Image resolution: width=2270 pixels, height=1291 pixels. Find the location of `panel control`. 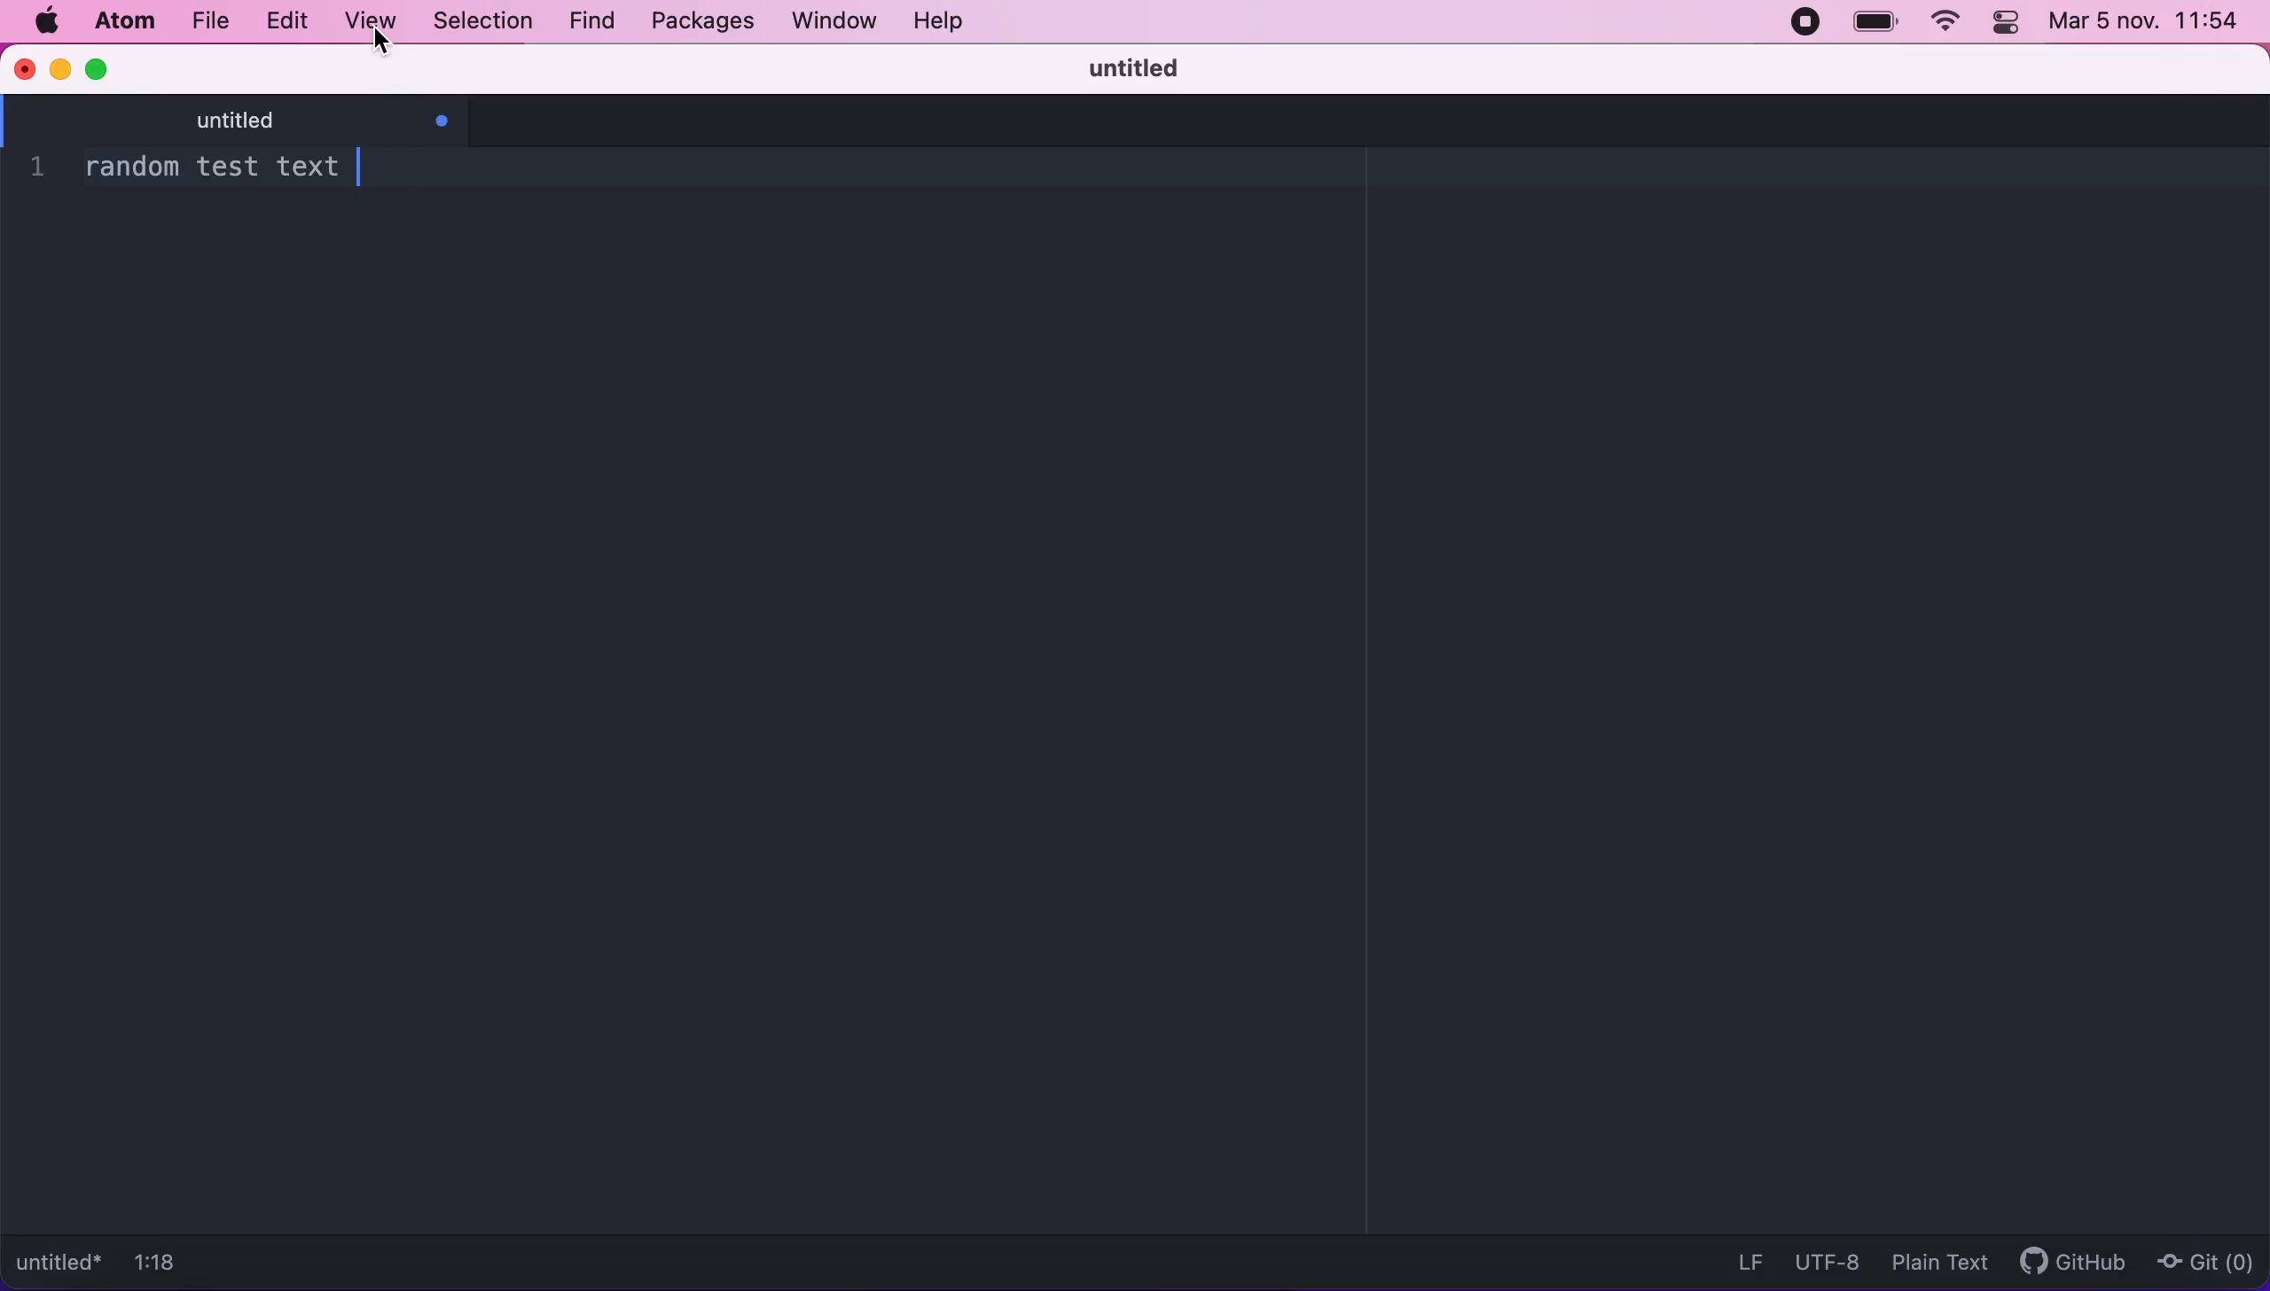

panel control is located at coordinates (2008, 24).